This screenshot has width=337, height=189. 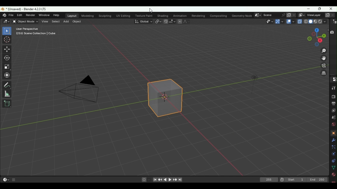 I want to click on Editor type, so click(x=6, y=21).